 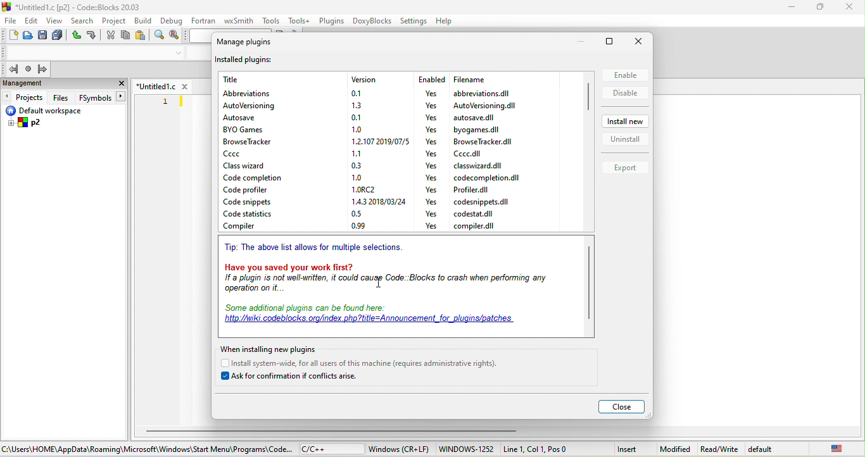 What do you see at coordinates (476, 225) in the screenshot?
I see `compiler` at bounding box center [476, 225].